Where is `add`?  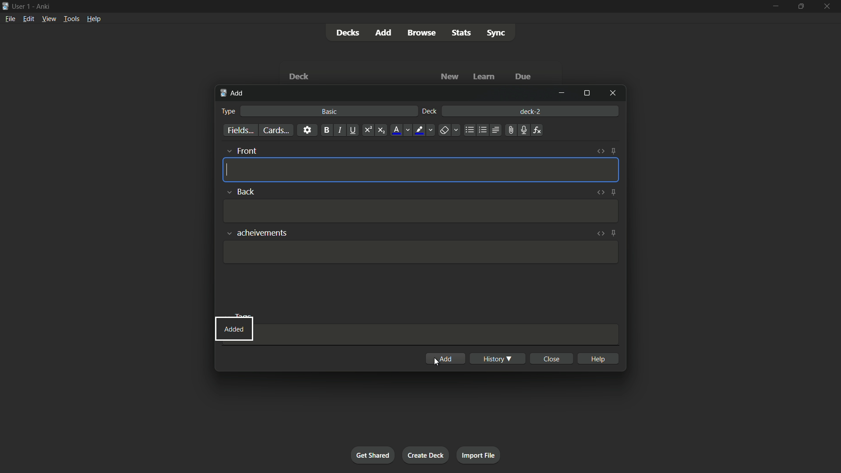
add is located at coordinates (382, 32).